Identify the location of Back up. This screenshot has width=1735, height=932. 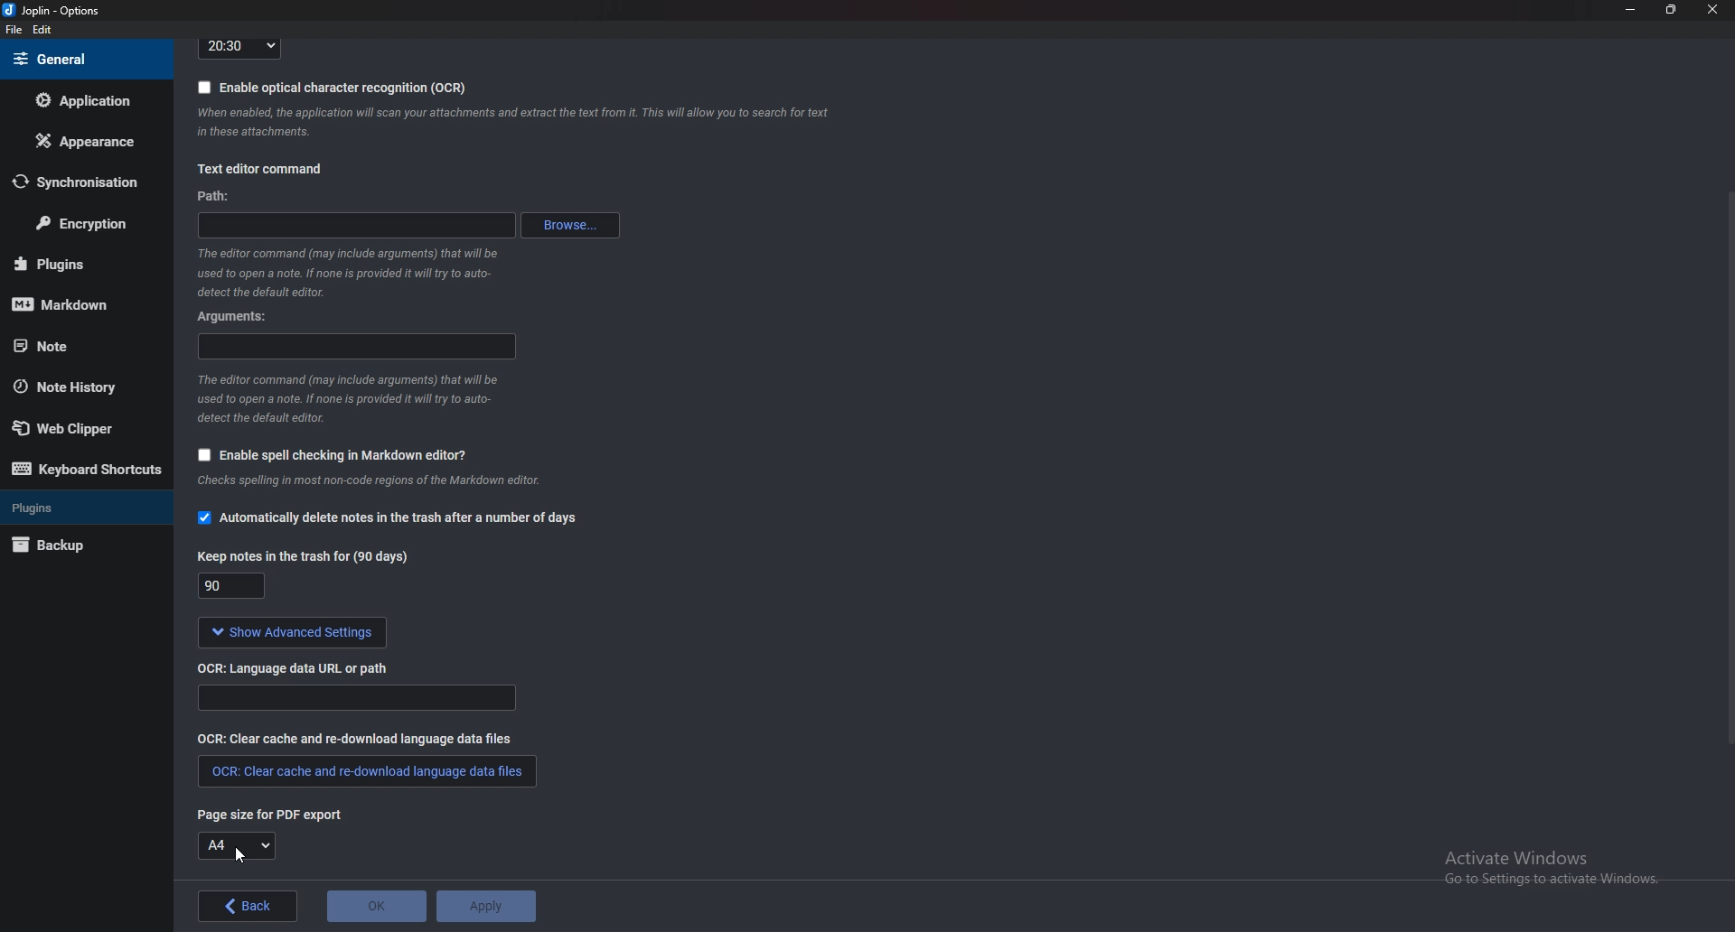
(76, 547).